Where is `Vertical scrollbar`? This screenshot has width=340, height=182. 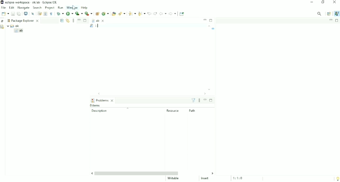
Vertical scrollbar is located at coordinates (209, 58).